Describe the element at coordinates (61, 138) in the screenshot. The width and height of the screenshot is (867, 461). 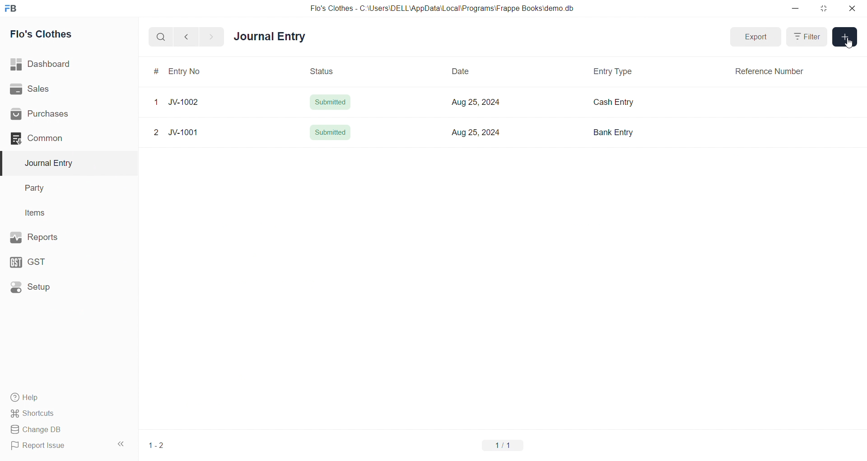
I see `Common` at that location.